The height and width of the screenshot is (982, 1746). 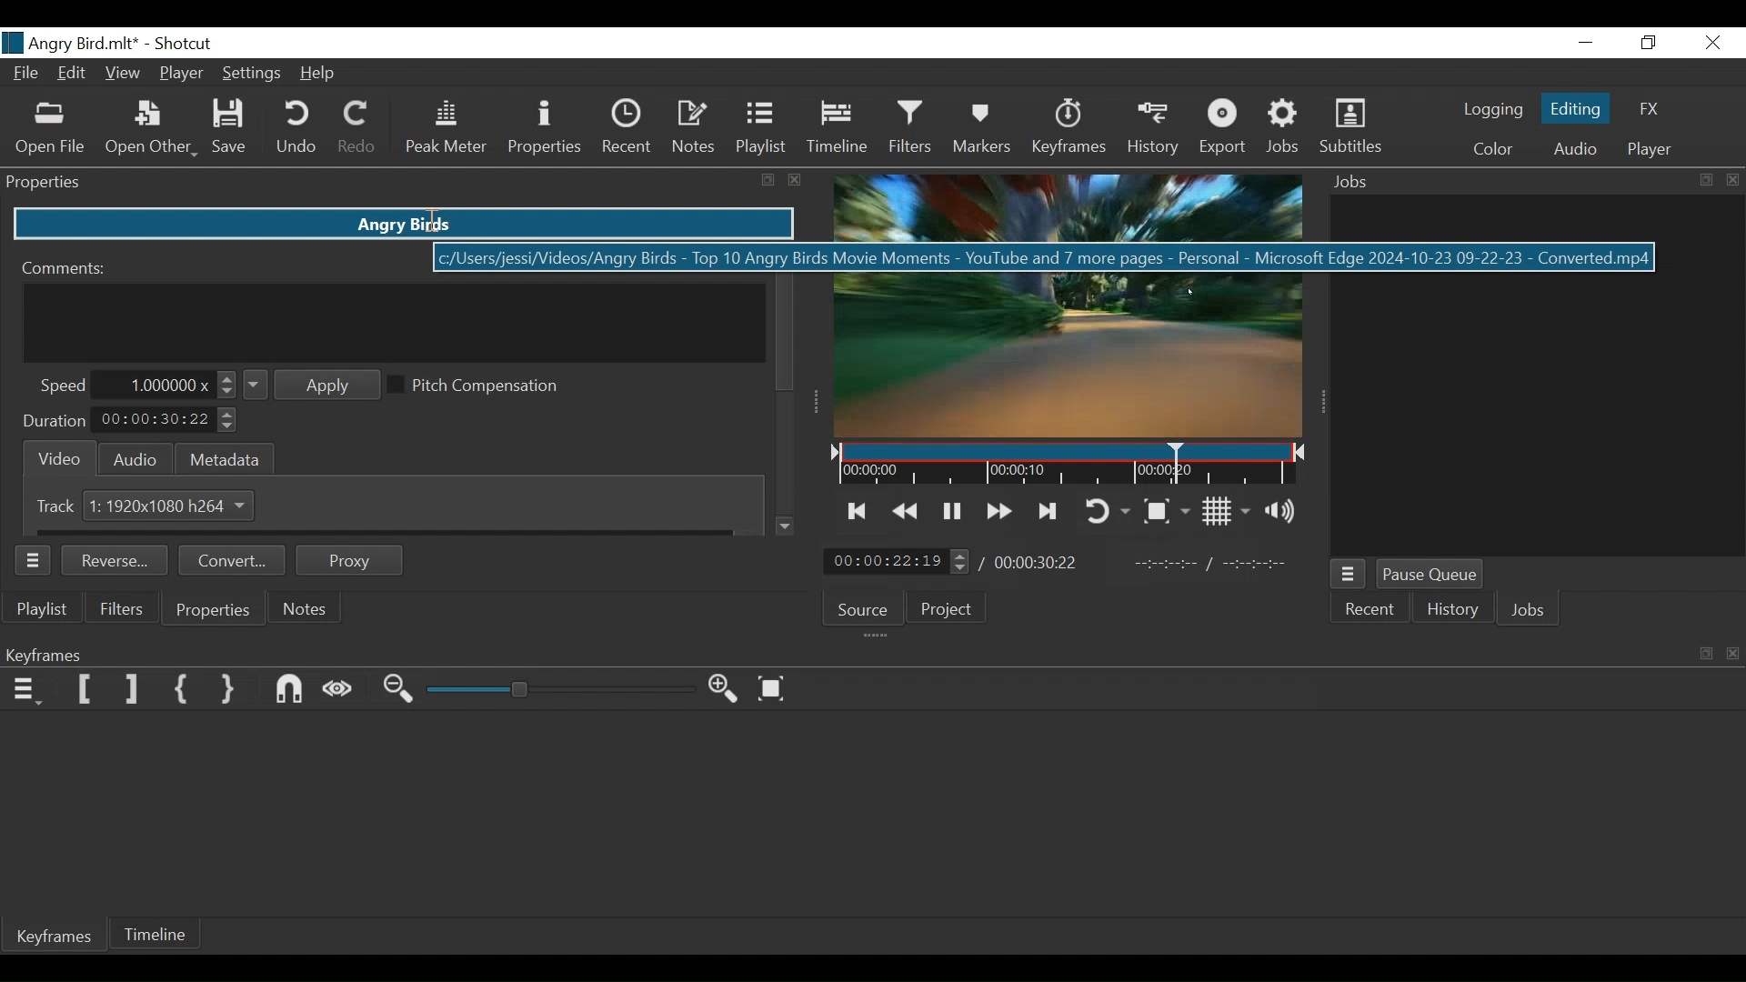 What do you see at coordinates (558, 690) in the screenshot?
I see `Zoom slider` at bounding box center [558, 690].